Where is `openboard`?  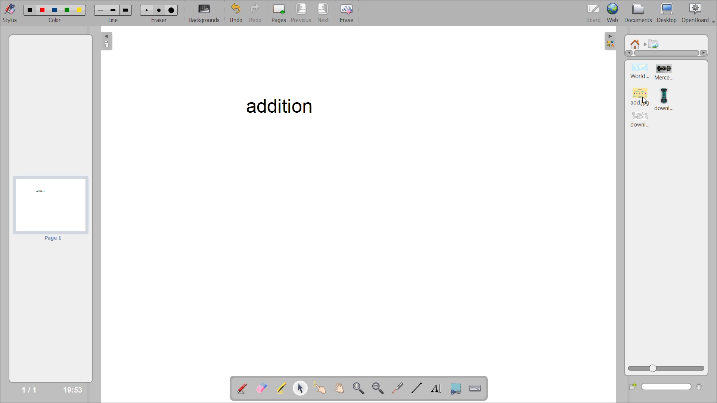
openboard is located at coordinates (699, 13).